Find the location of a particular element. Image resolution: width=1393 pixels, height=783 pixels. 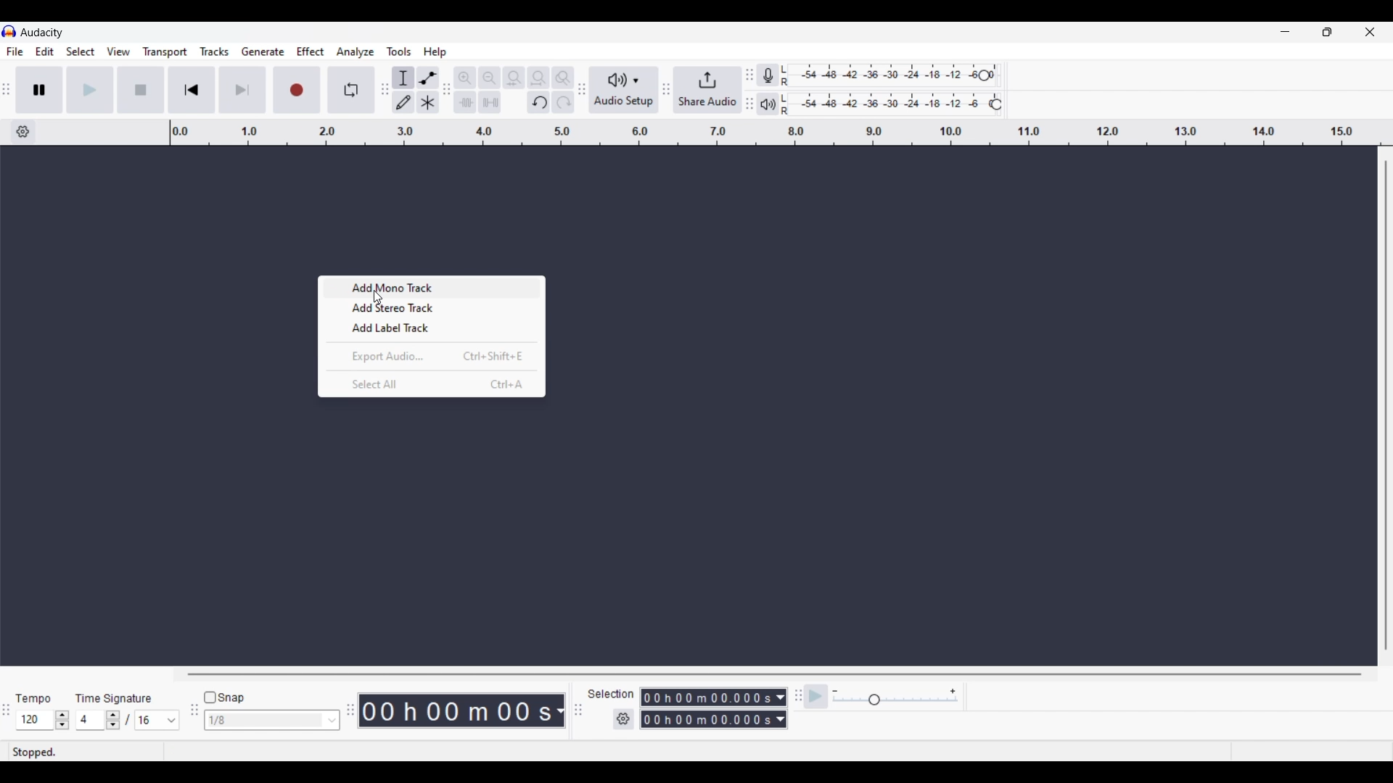

View menu is located at coordinates (118, 51).